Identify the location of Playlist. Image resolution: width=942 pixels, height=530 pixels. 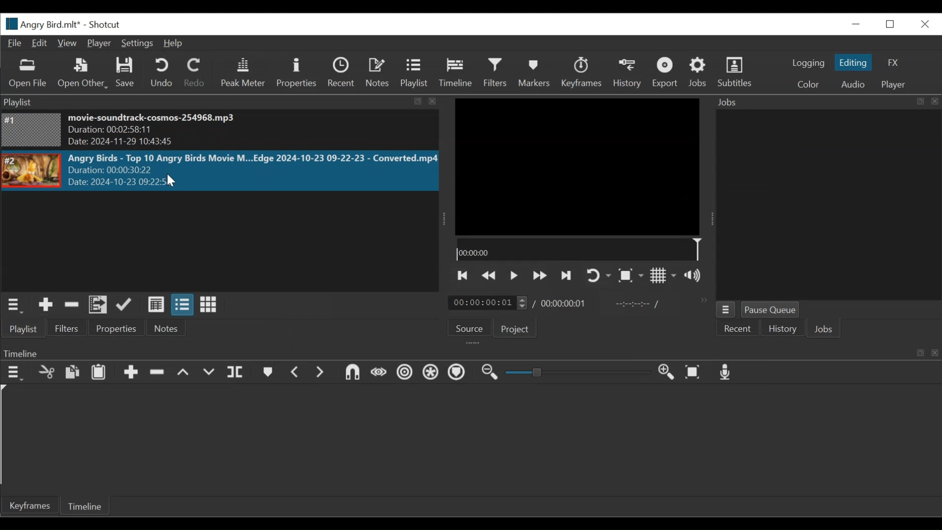
(27, 328).